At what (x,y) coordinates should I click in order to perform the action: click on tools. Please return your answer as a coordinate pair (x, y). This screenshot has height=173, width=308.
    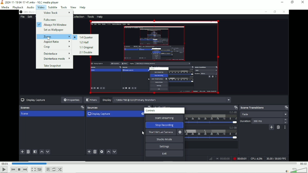
    Looking at the image, I should click on (64, 7).